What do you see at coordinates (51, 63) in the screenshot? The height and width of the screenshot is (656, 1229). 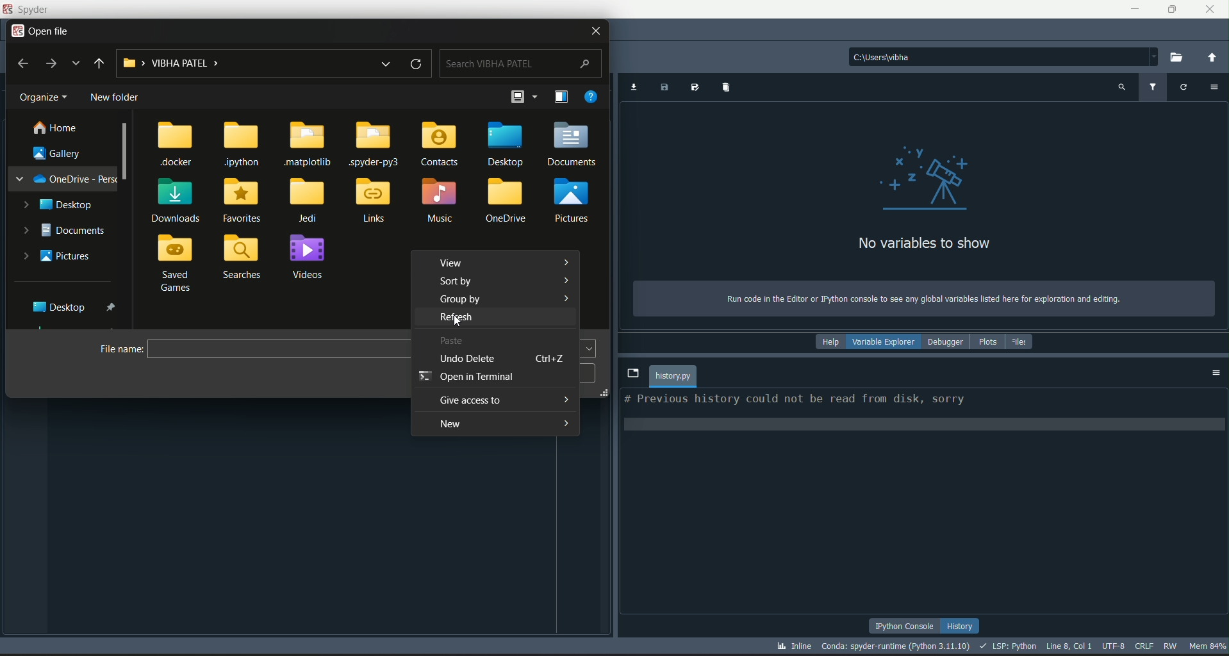 I see `forward` at bounding box center [51, 63].